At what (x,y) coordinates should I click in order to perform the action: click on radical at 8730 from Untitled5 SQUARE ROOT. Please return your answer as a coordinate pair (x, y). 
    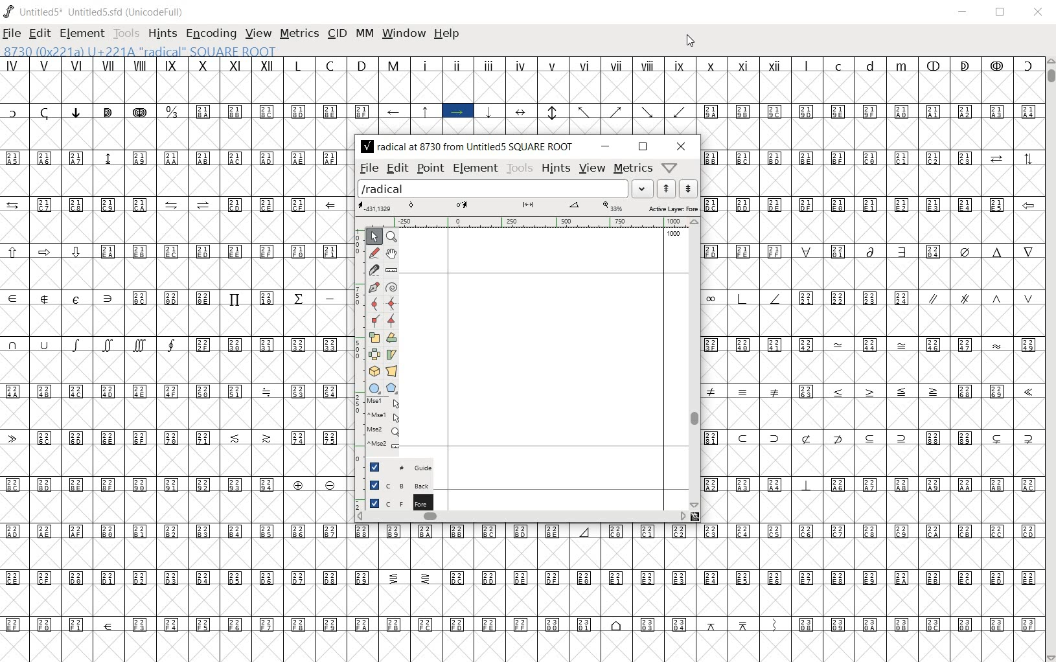
    Looking at the image, I should click on (466, 148).